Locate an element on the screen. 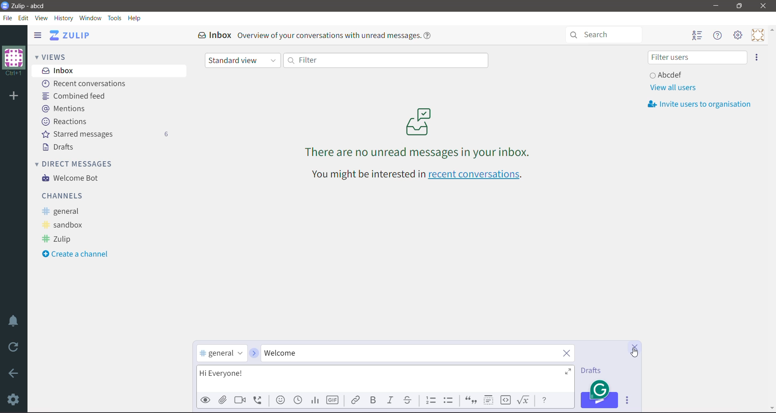 Image resolution: width=776 pixels, height=413 pixels. Organization Name is located at coordinates (14, 61).